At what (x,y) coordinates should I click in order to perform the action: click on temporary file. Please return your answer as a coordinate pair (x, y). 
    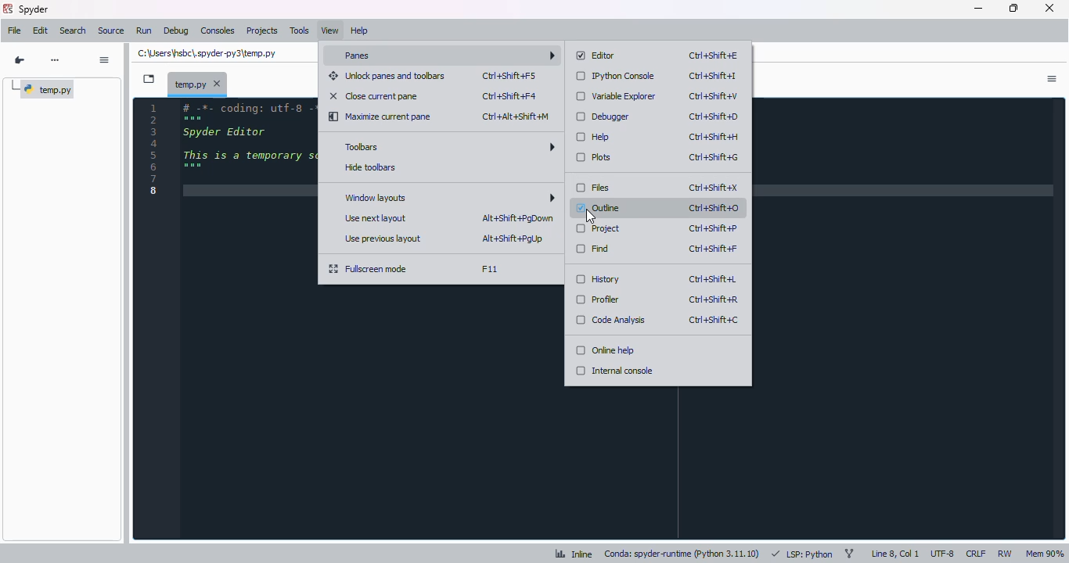
    Looking at the image, I should click on (207, 54).